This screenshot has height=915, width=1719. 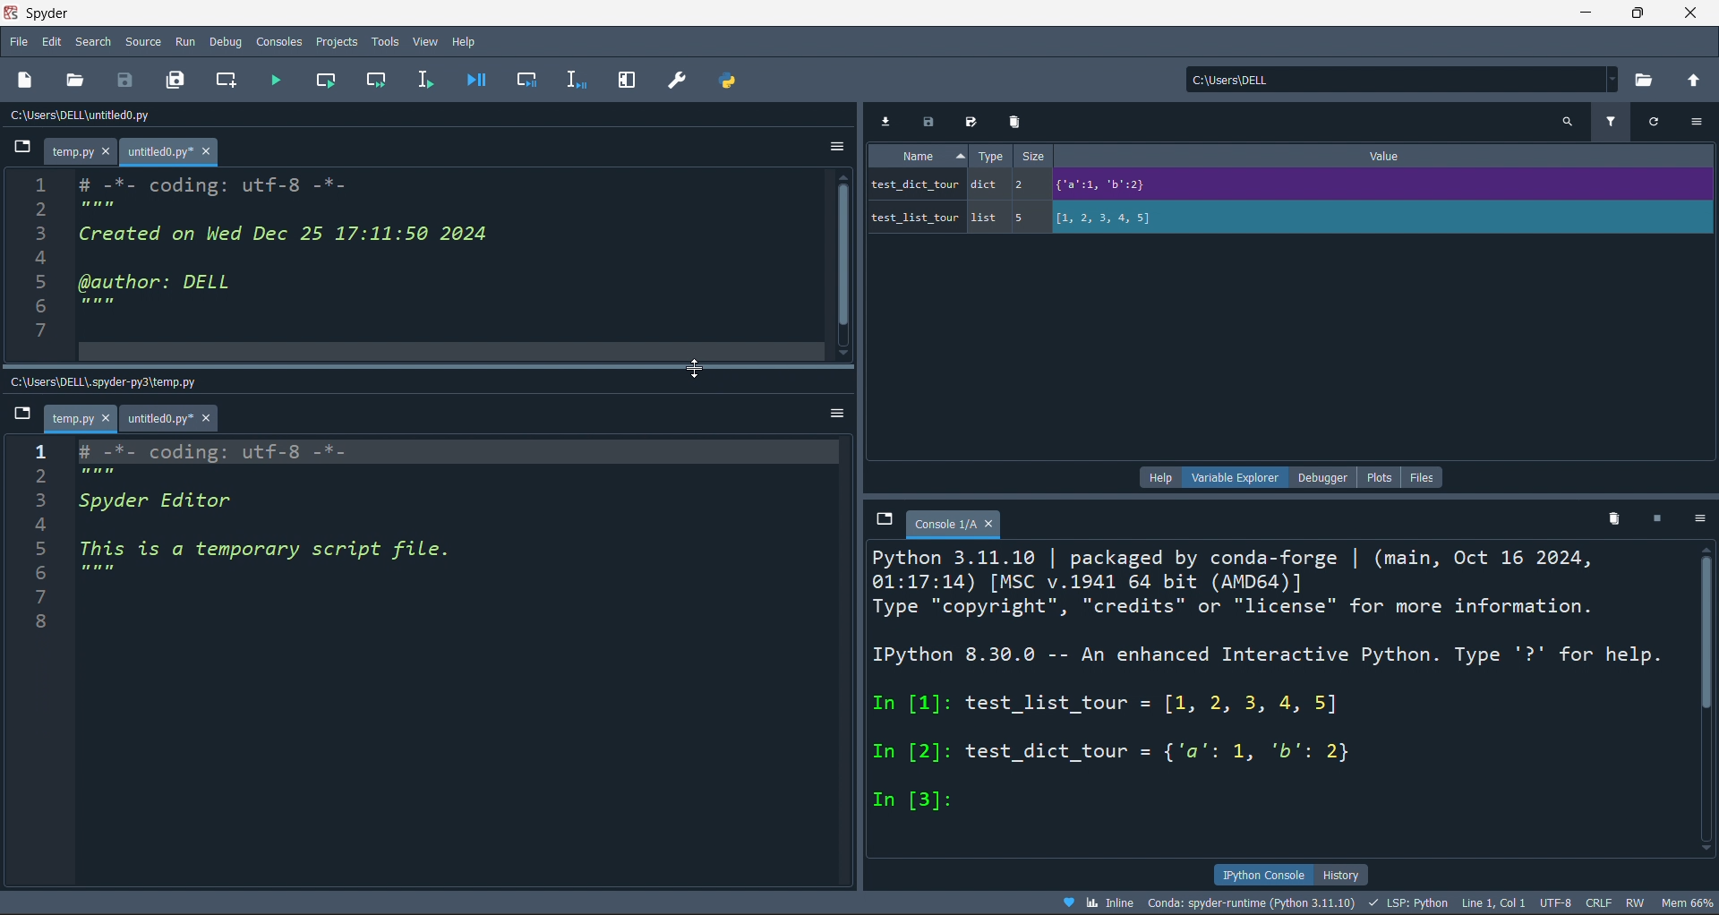 What do you see at coordinates (95, 306) in the screenshot?
I see `6 '''''''` at bounding box center [95, 306].